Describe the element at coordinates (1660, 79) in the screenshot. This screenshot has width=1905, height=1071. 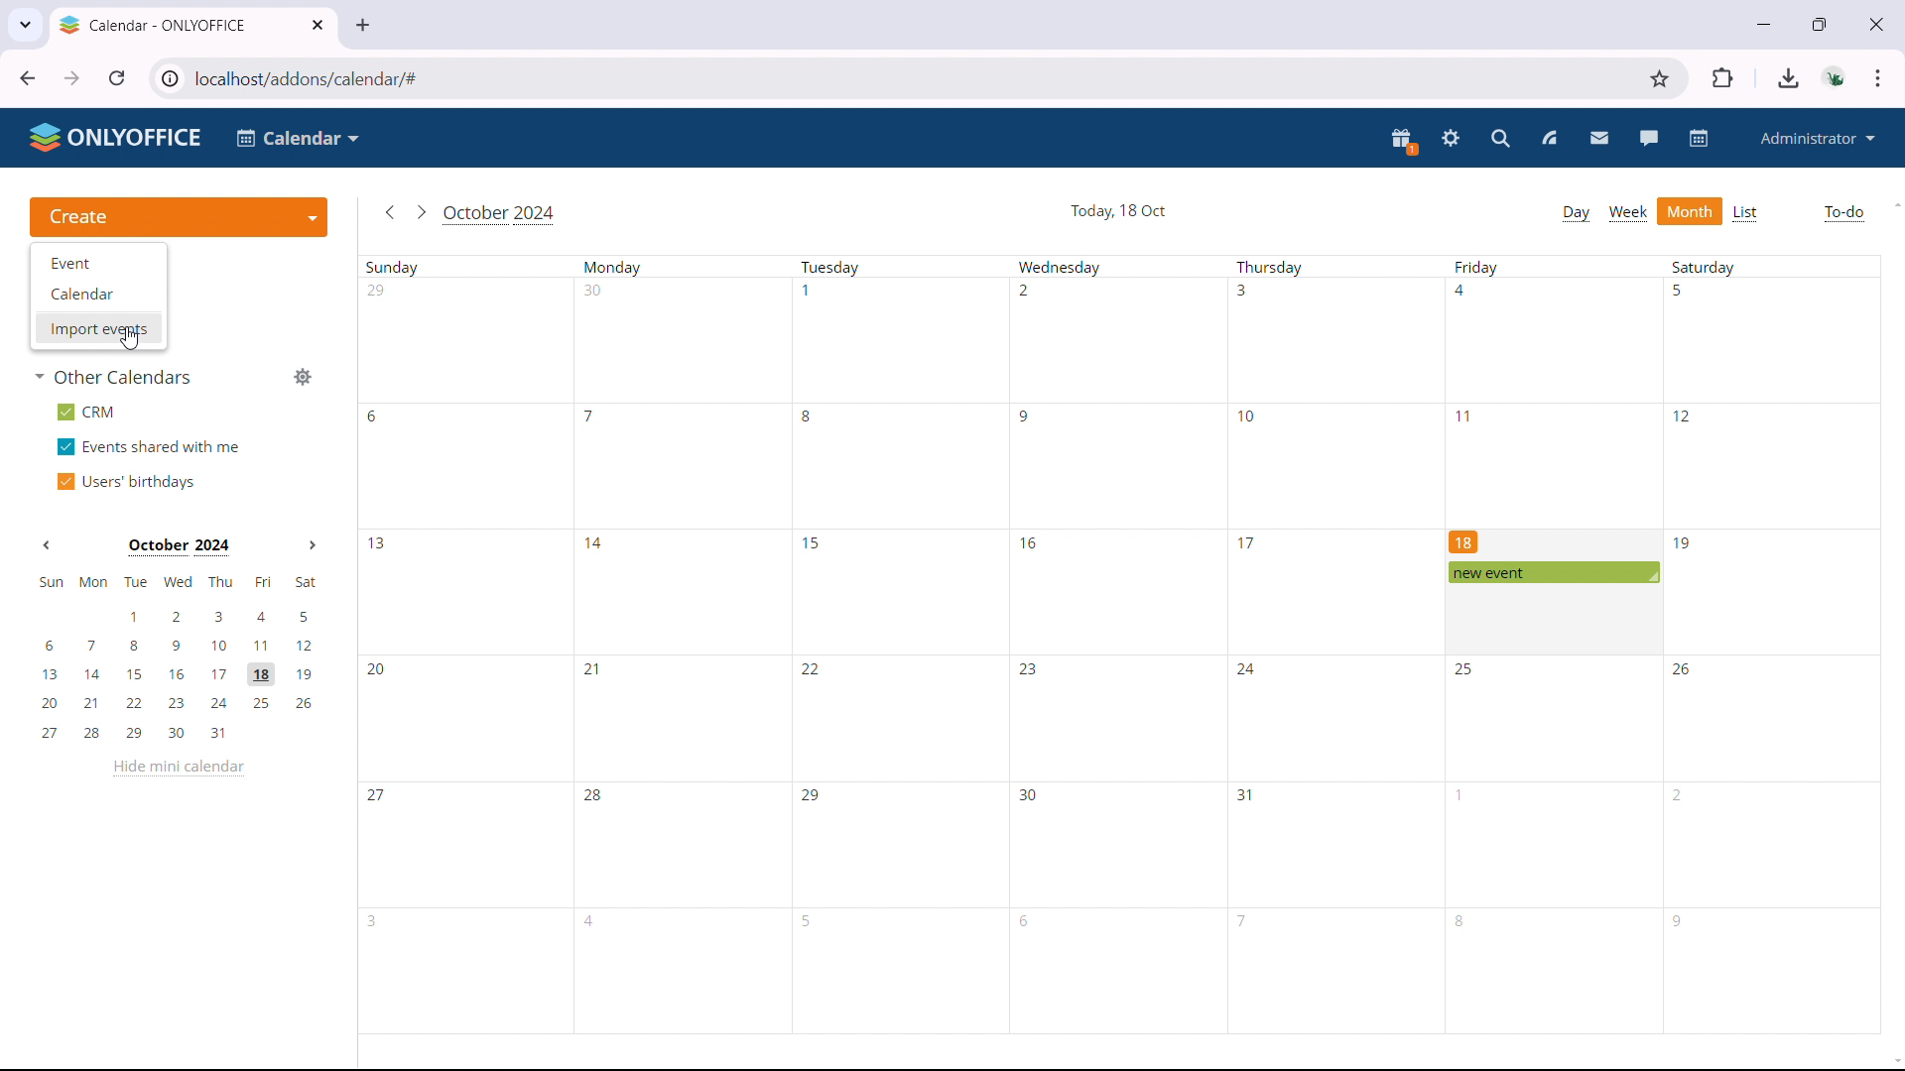
I see `bookmark this tab` at that location.